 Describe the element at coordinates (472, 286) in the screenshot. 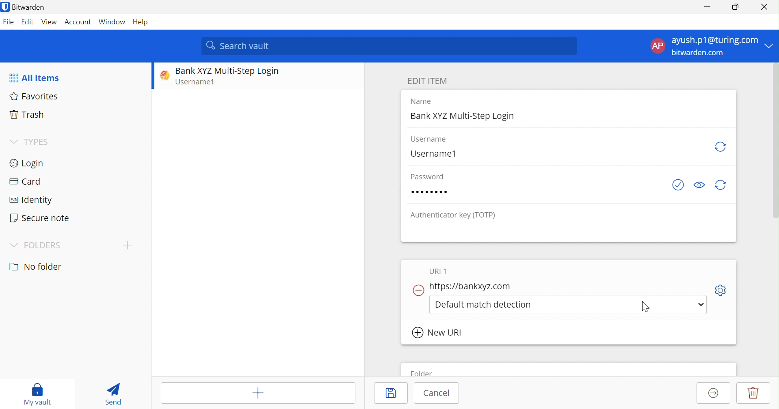

I see `https://bankxyz.com` at that location.